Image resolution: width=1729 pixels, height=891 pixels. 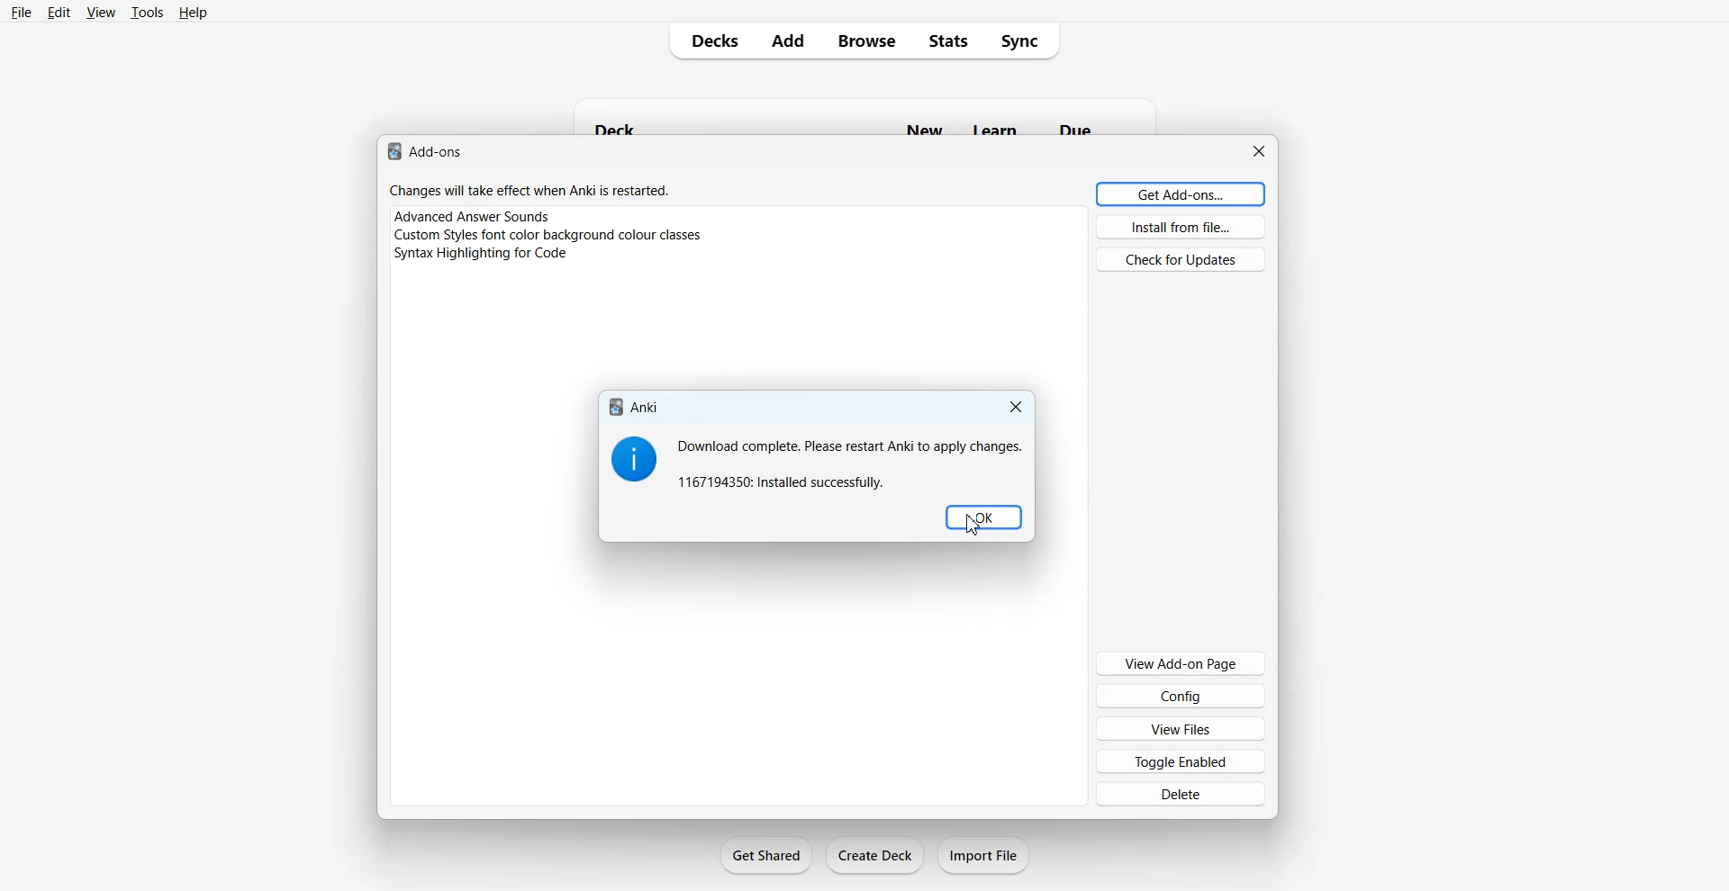 I want to click on Information, so click(x=636, y=462).